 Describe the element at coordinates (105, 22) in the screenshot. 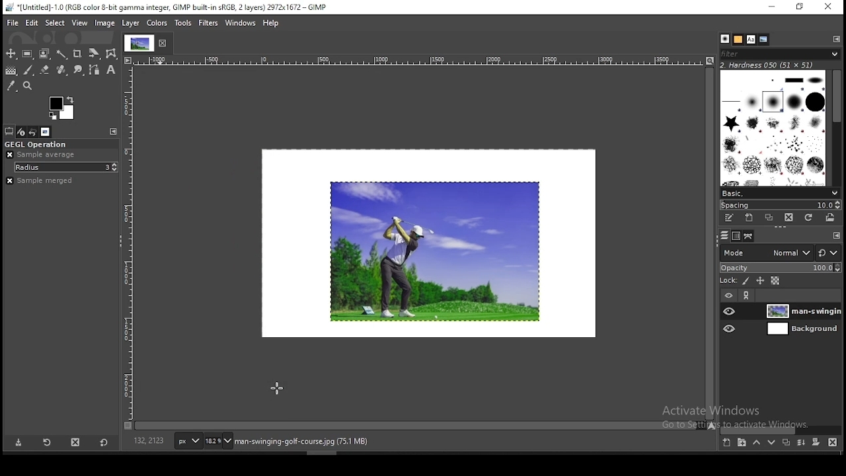

I see `image` at that location.